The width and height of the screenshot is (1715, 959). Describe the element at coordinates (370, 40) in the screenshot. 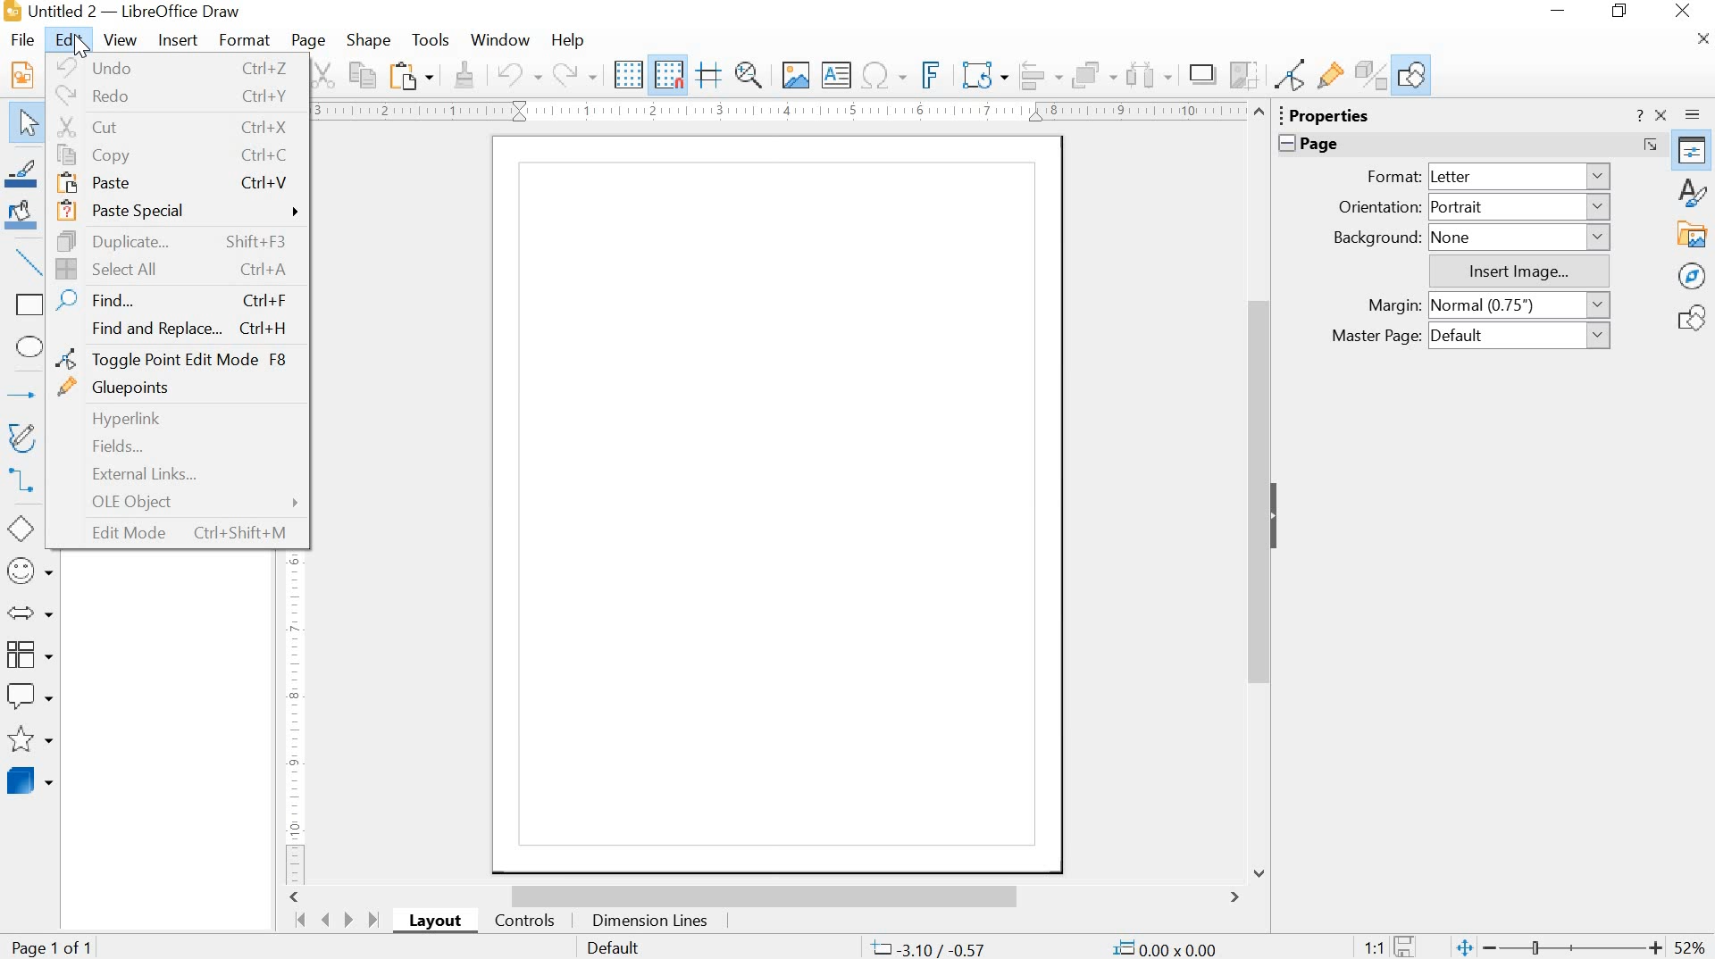

I see `Shape` at that location.